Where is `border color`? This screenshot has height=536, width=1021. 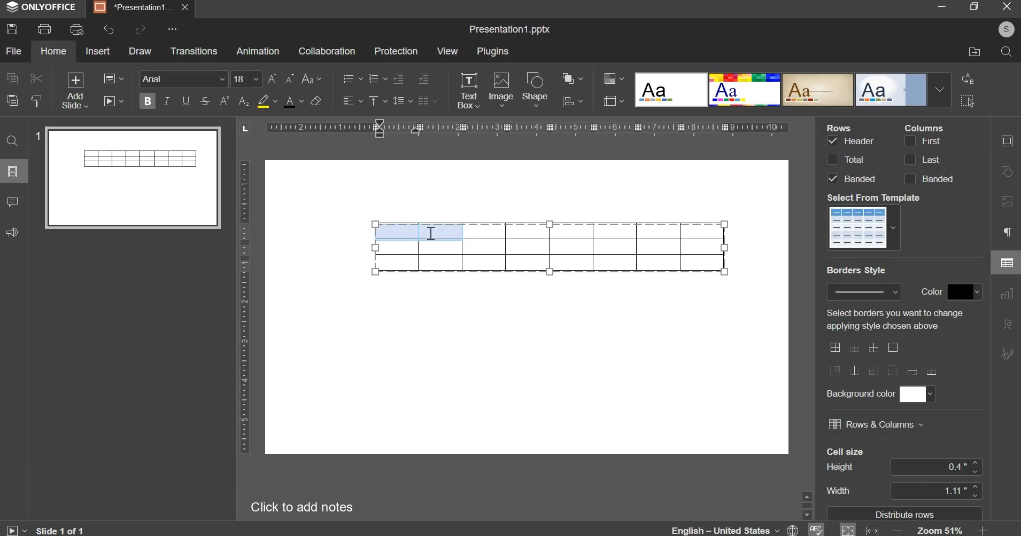 border color is located at coordinates (963, 292).